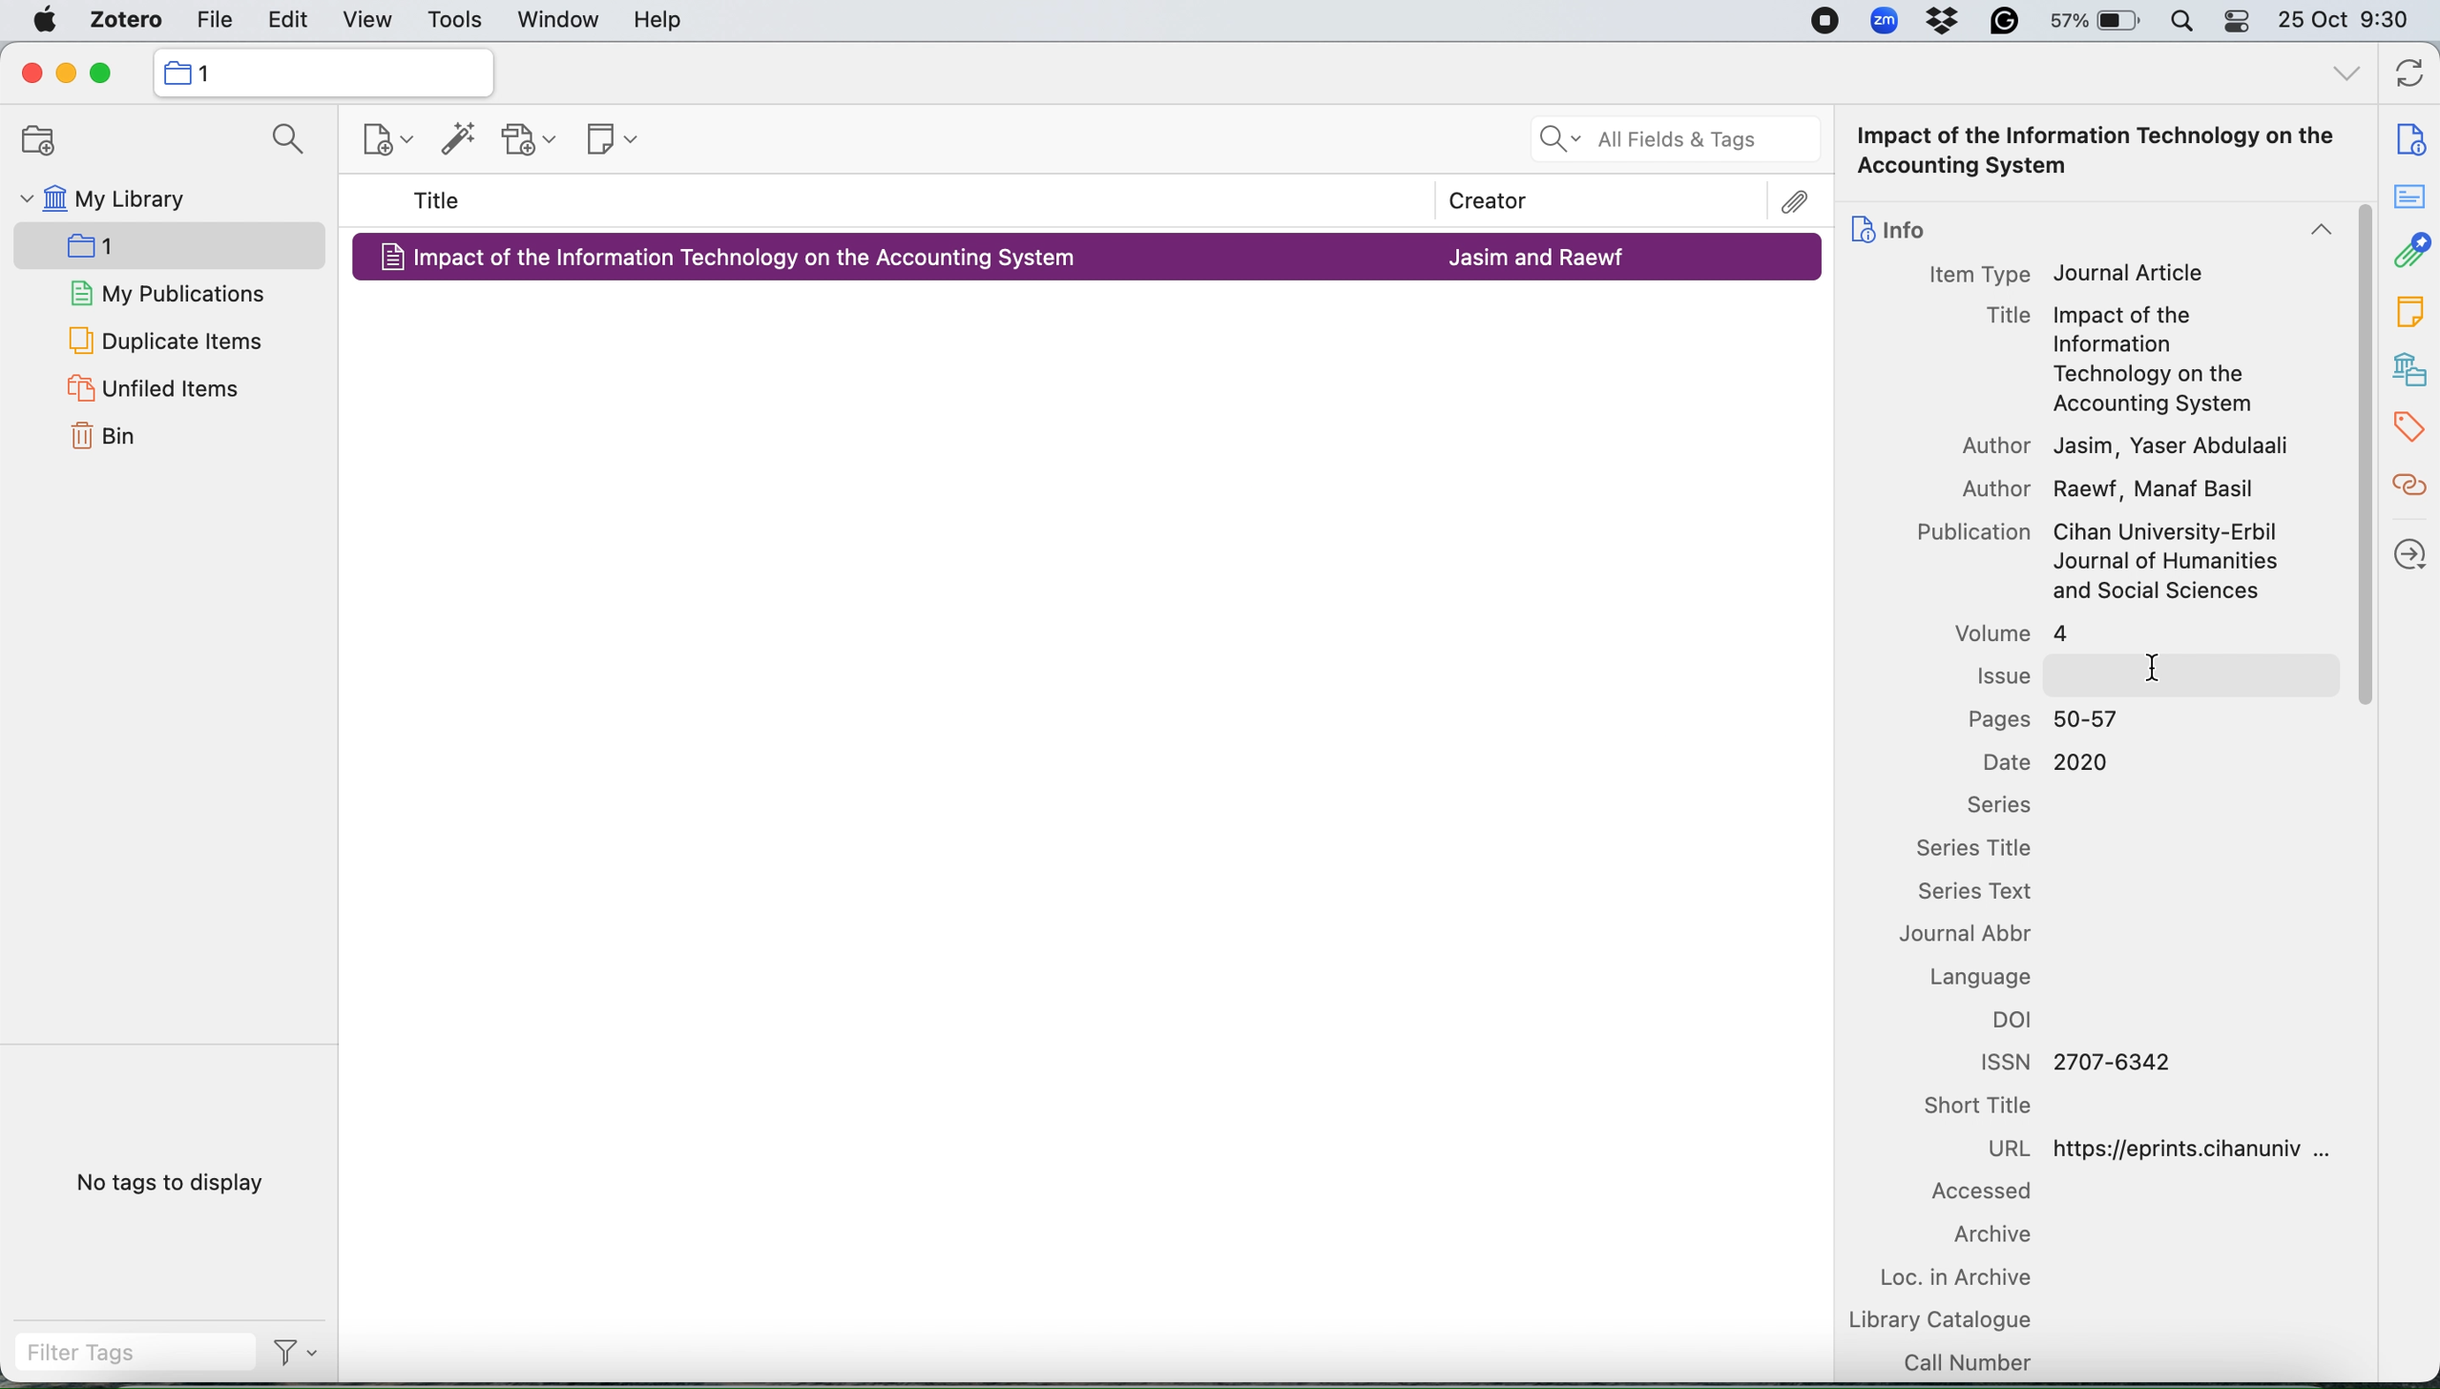  Describe the element at coordinates (1479, 197) in the screenshot. I see `Creator` at that location.